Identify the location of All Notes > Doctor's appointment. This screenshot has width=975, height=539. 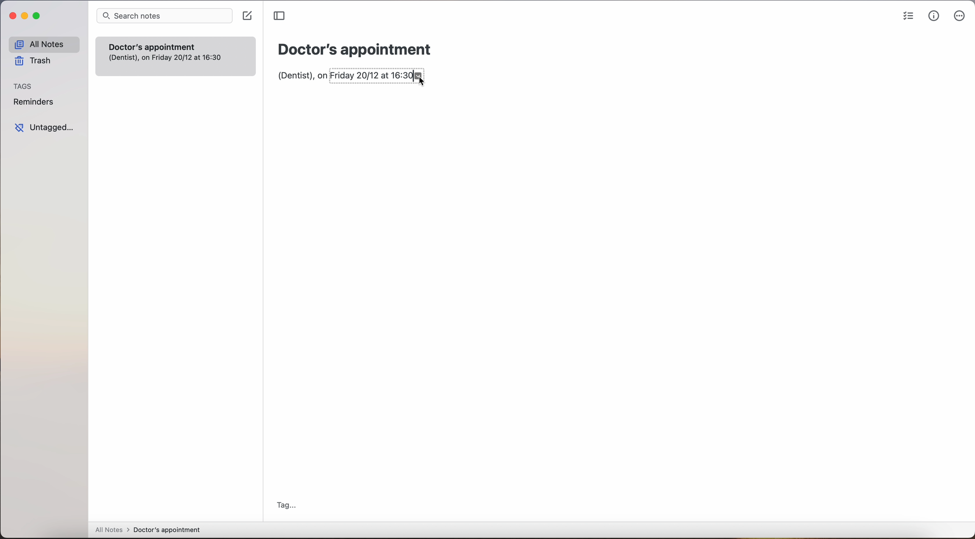
(147, 530).